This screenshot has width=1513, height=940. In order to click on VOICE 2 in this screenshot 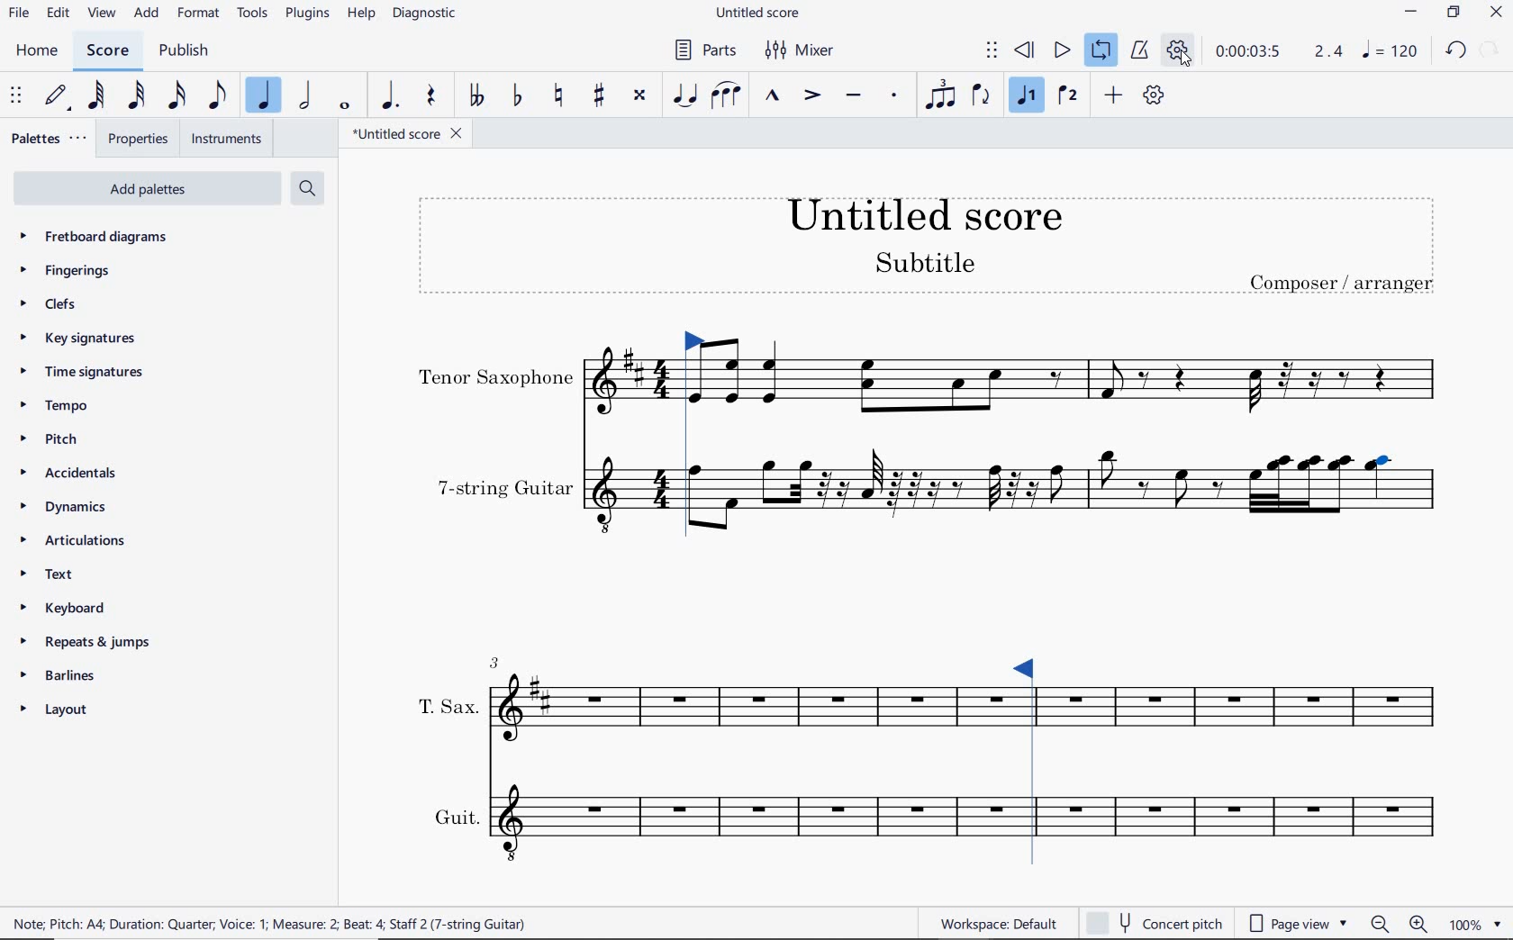, I will do `click(1070, 96)`.